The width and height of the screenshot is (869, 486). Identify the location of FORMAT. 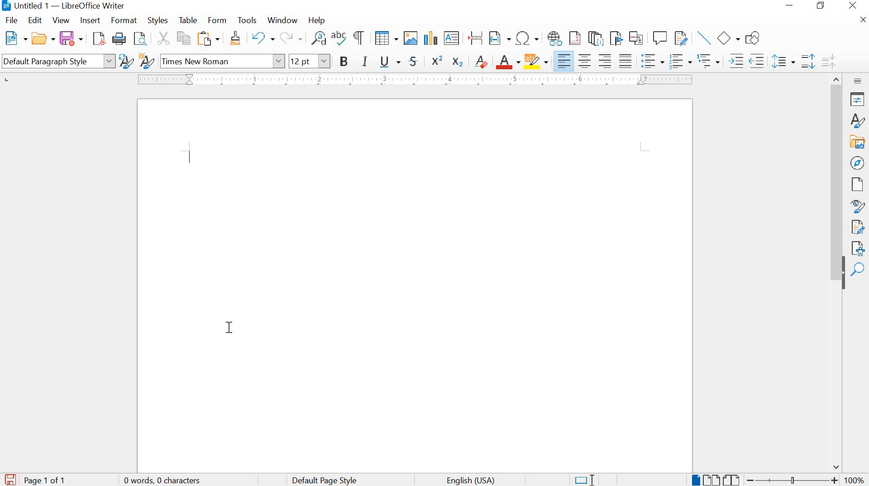
(124, 19).